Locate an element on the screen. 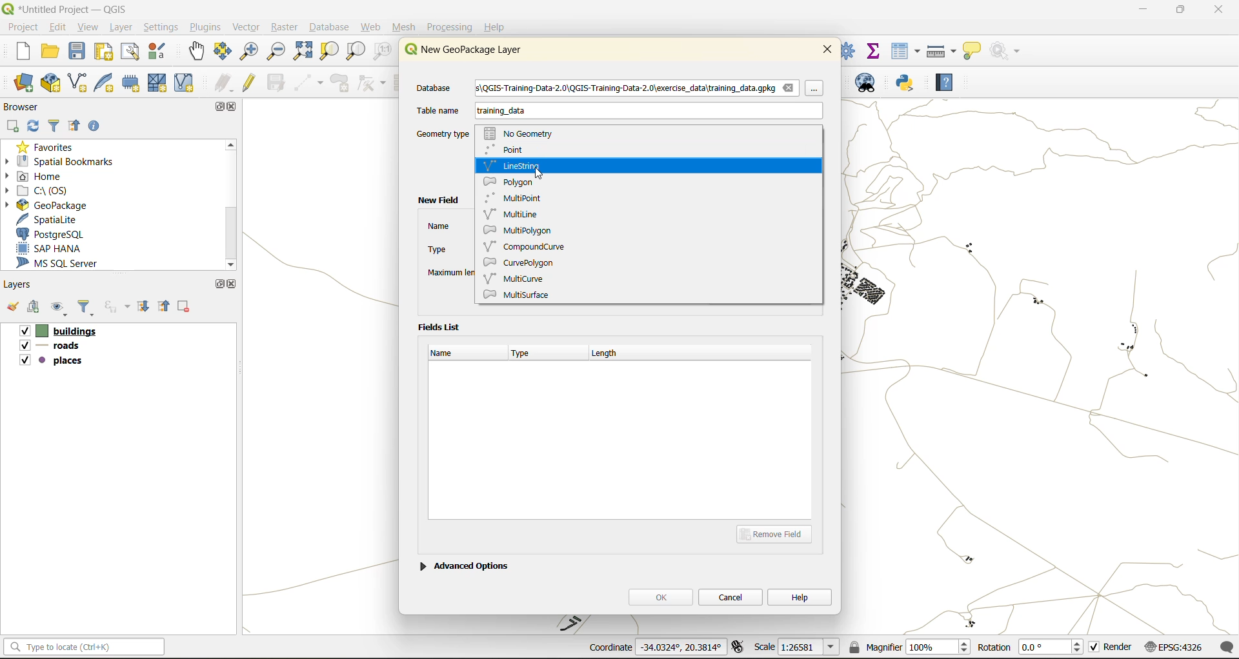  new spatialite is located at coordinates (106, 86).